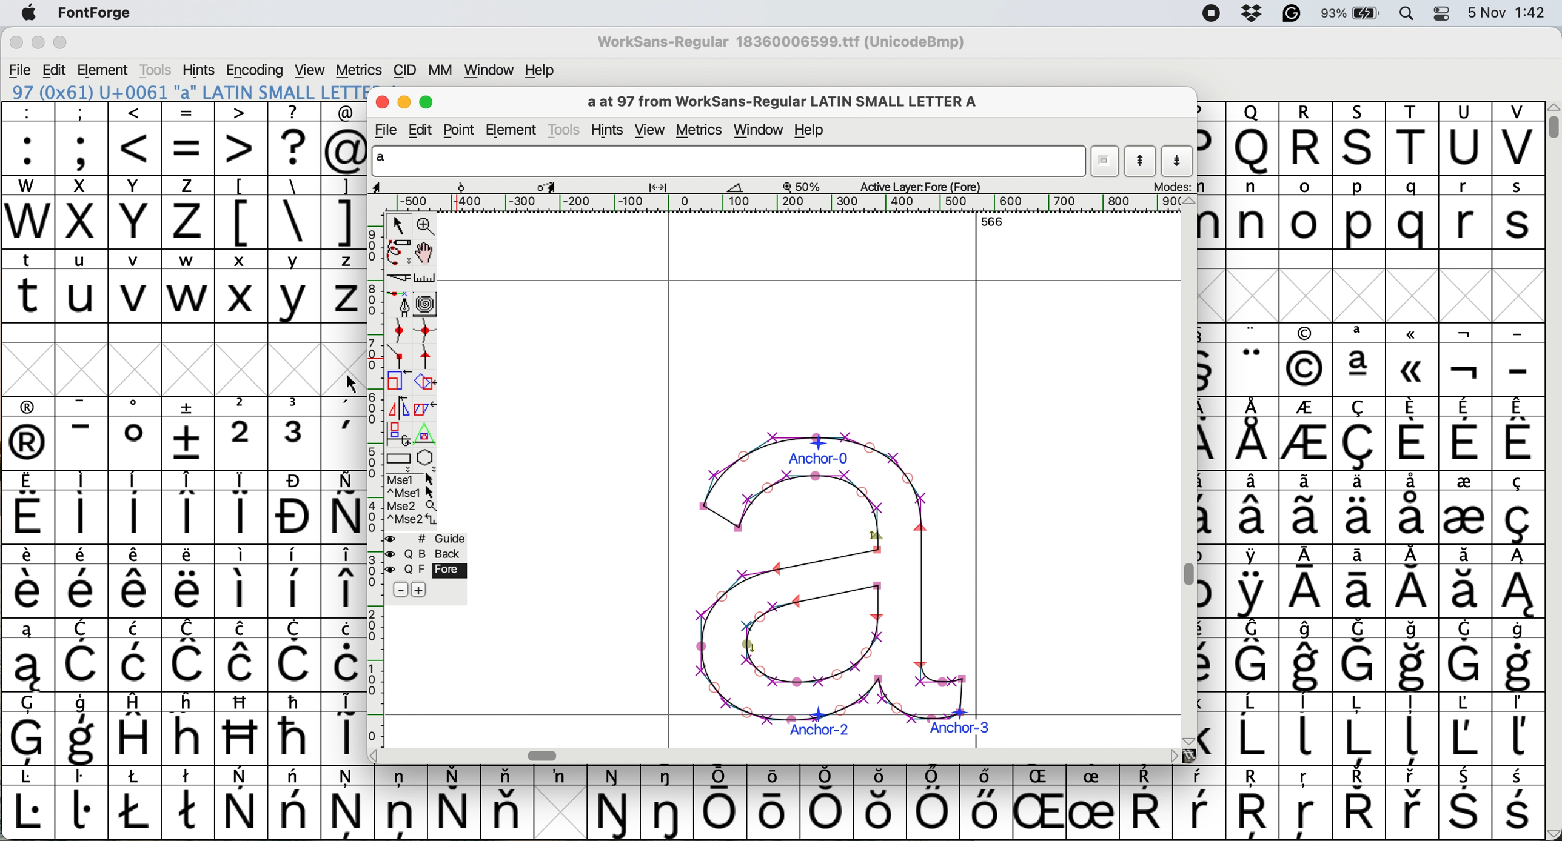  I want to click on battery, so click(1355, 13).